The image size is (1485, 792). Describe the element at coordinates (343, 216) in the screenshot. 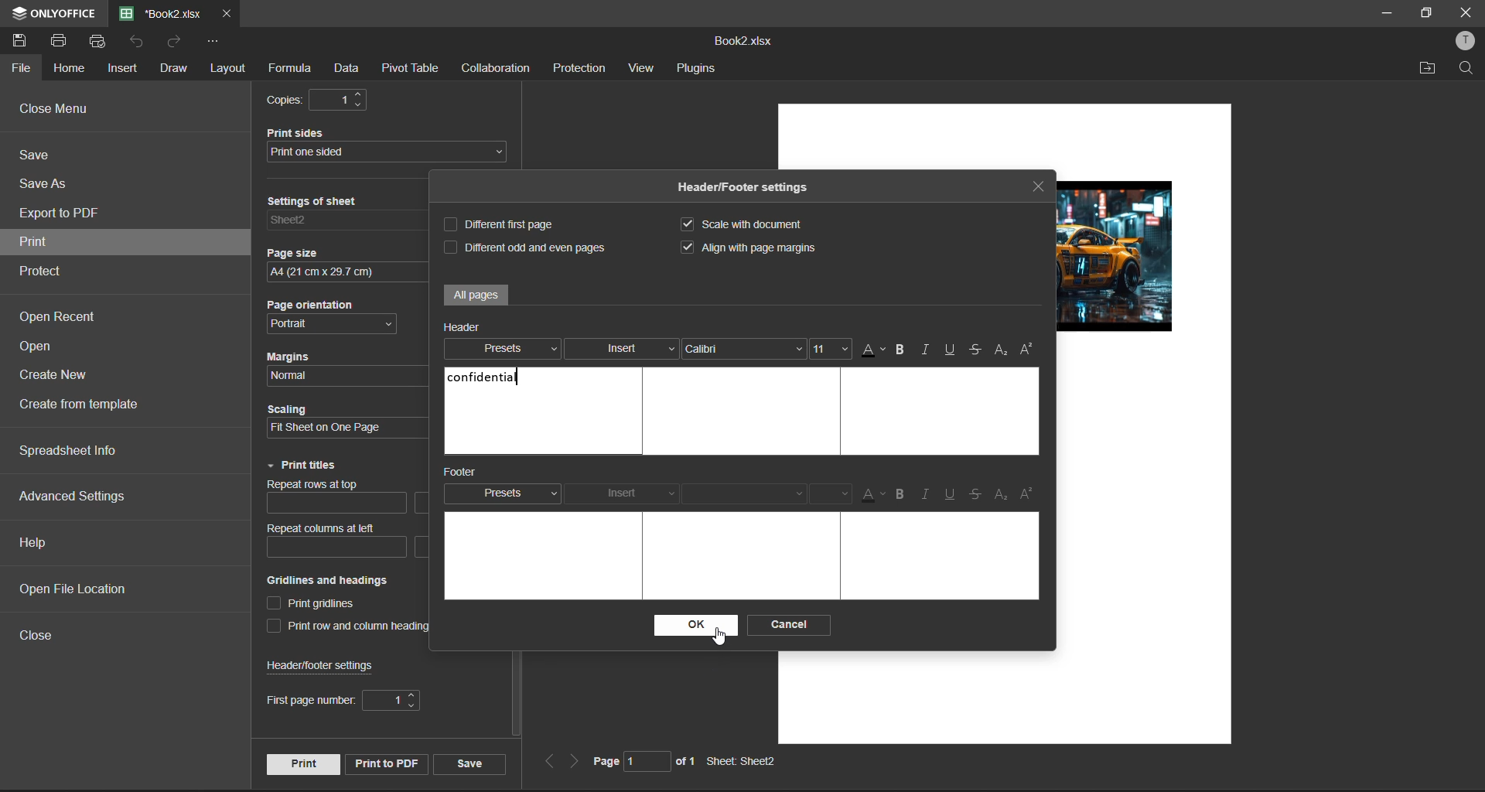

I see `settings of sheet` at that location.